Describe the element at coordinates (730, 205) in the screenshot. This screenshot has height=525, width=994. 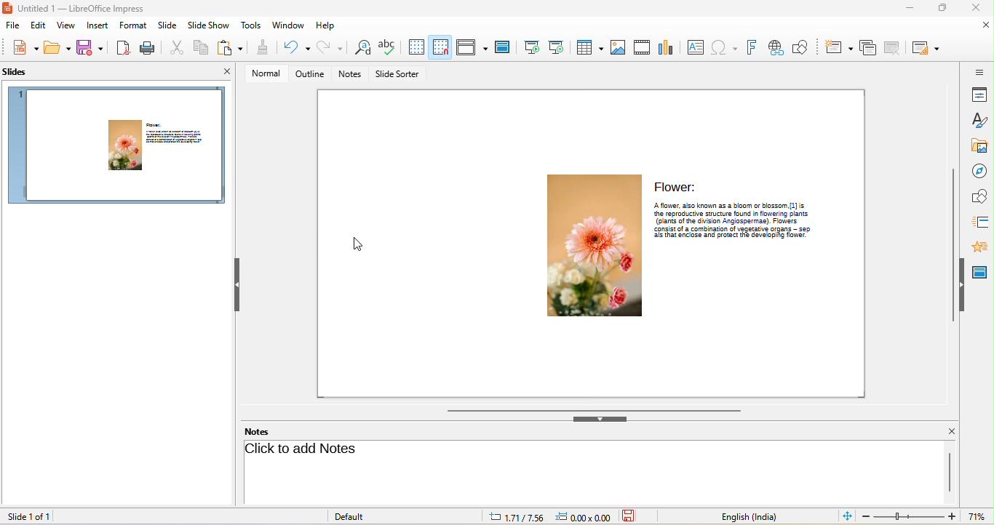
I see `"A flower, also known as a bloom or blossom, [1] is` at that location.